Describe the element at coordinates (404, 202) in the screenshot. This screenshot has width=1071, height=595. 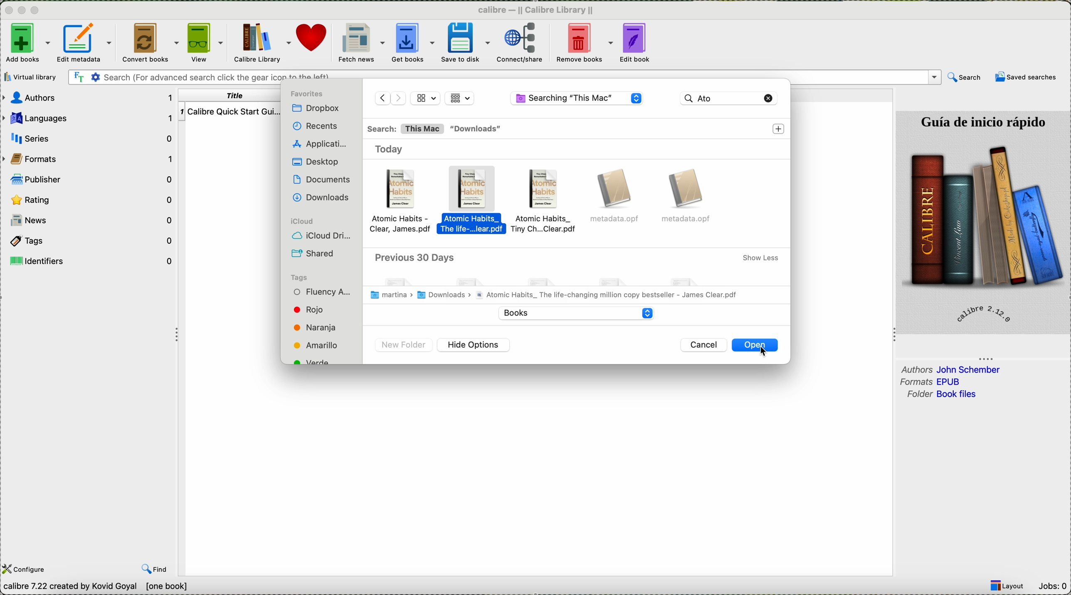
I see `file` at that location.